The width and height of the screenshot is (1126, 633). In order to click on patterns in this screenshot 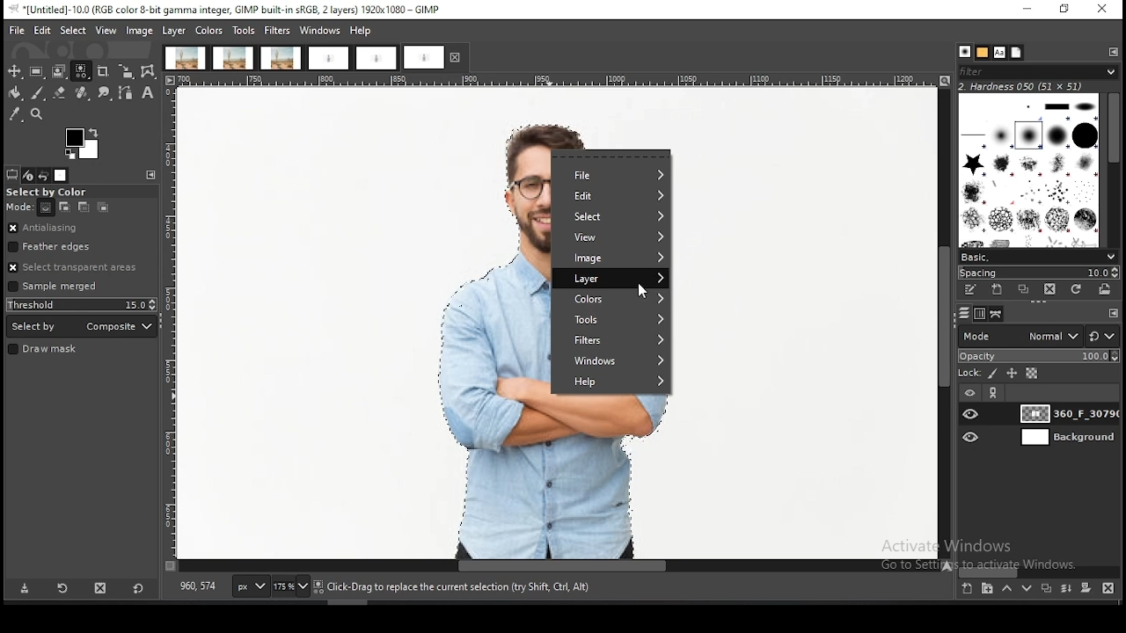, I will do `click(983, 53)`.